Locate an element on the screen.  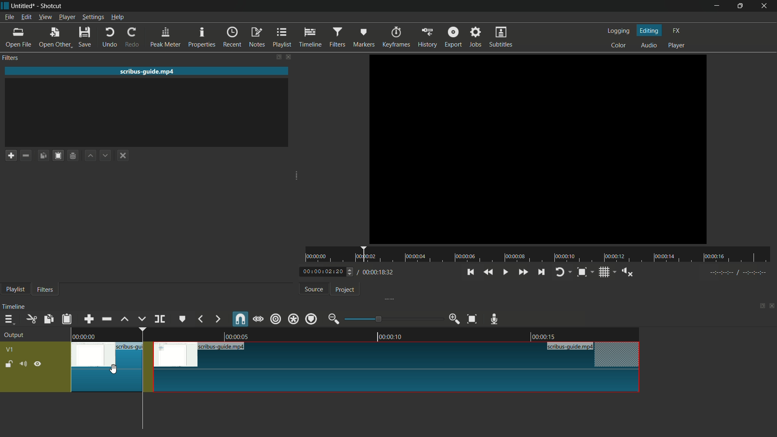
adjustment bar is located at coordinates (393, 319).